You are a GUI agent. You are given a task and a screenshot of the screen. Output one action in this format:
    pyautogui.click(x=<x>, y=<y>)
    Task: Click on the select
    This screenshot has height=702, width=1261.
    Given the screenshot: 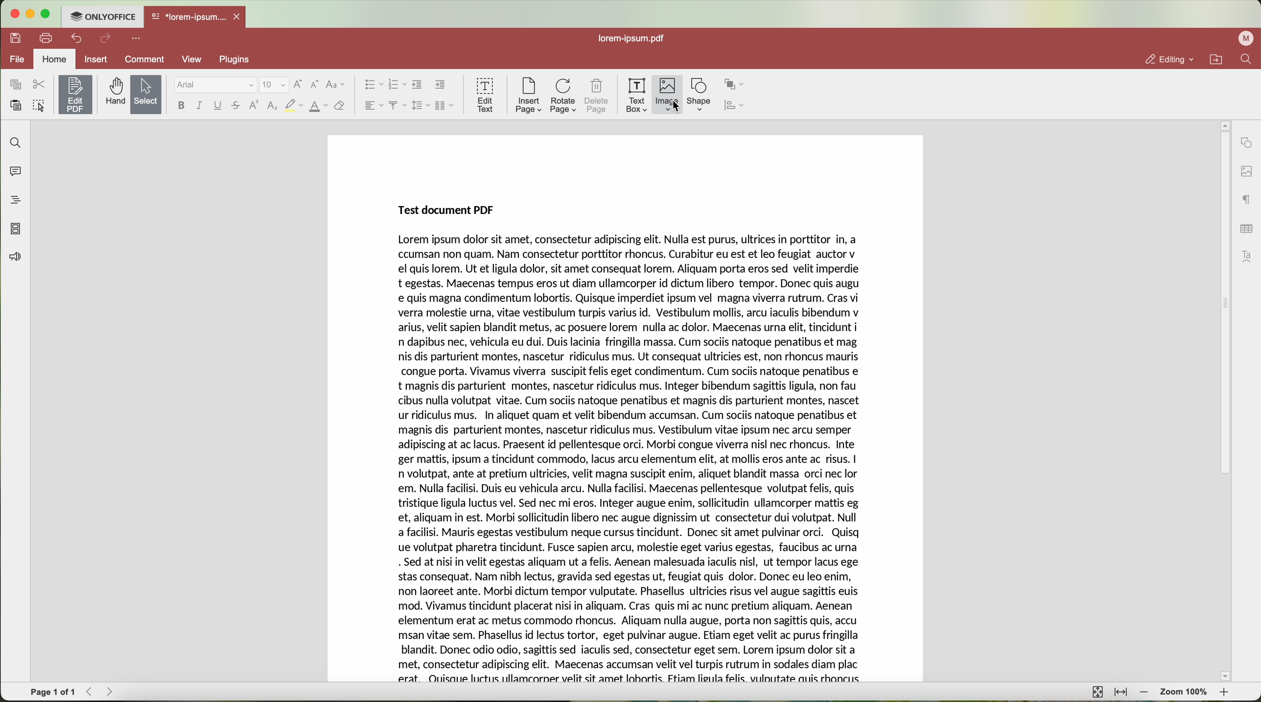 What is the action you would take?
    pyautogui.click(x=146, y=95)
    